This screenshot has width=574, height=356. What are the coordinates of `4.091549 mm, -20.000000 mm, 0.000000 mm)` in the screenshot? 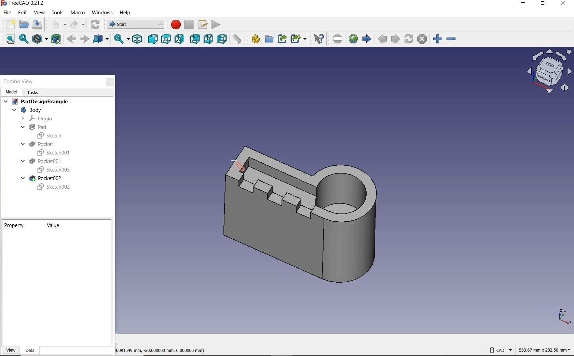 It's located at (169, 350).